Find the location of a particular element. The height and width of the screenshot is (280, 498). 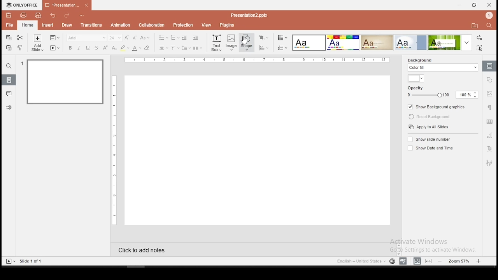

highlight color is located at coordinates (124, 48).